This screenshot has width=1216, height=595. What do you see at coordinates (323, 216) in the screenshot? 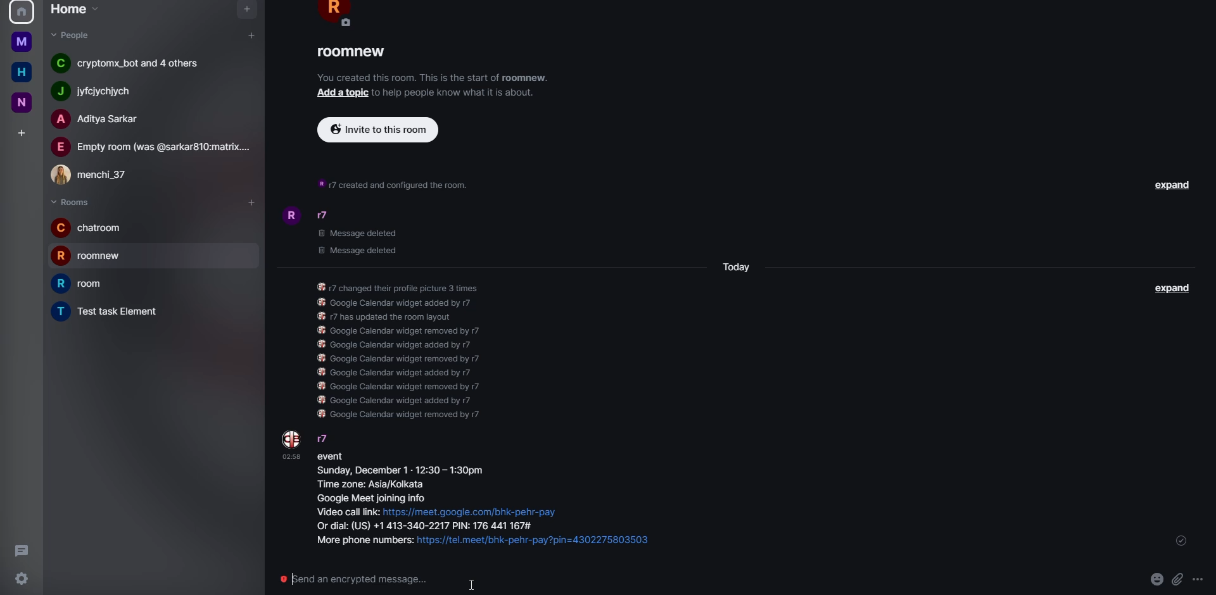
I see `people` at bounding box center [323, 216].